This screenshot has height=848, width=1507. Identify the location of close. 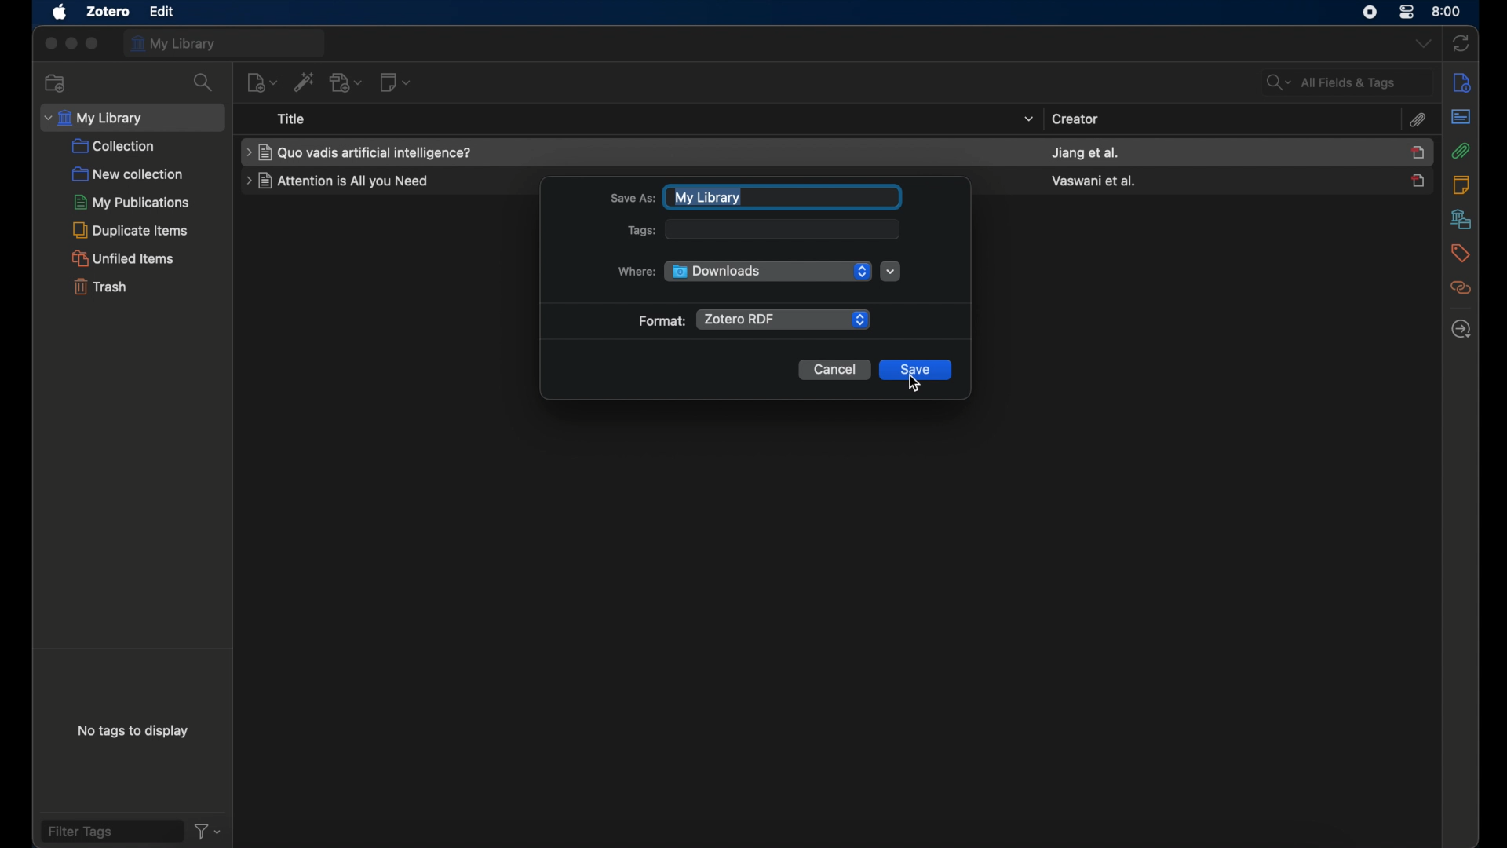
(49, 44).